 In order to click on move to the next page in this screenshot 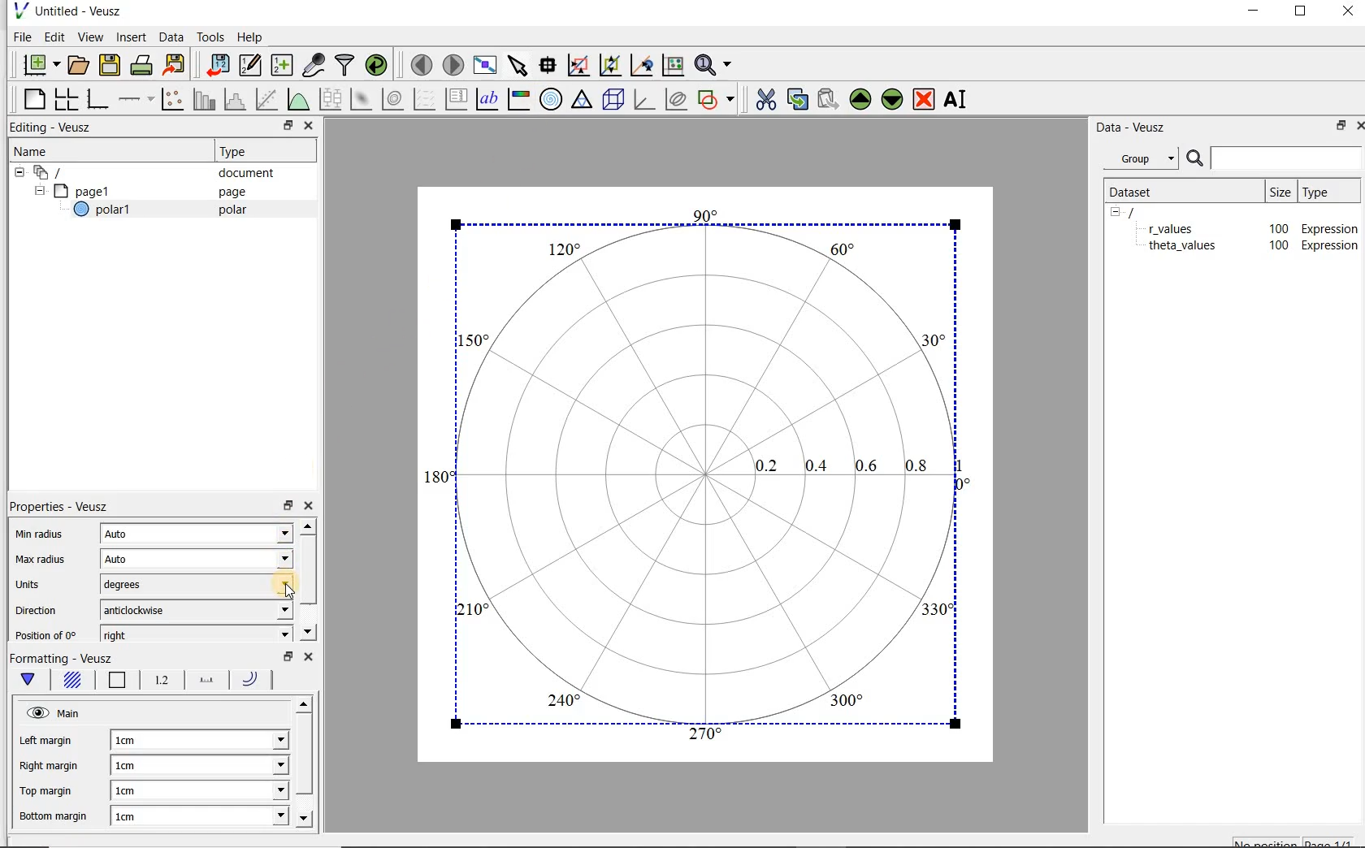, I will do `click(453, 65)`.